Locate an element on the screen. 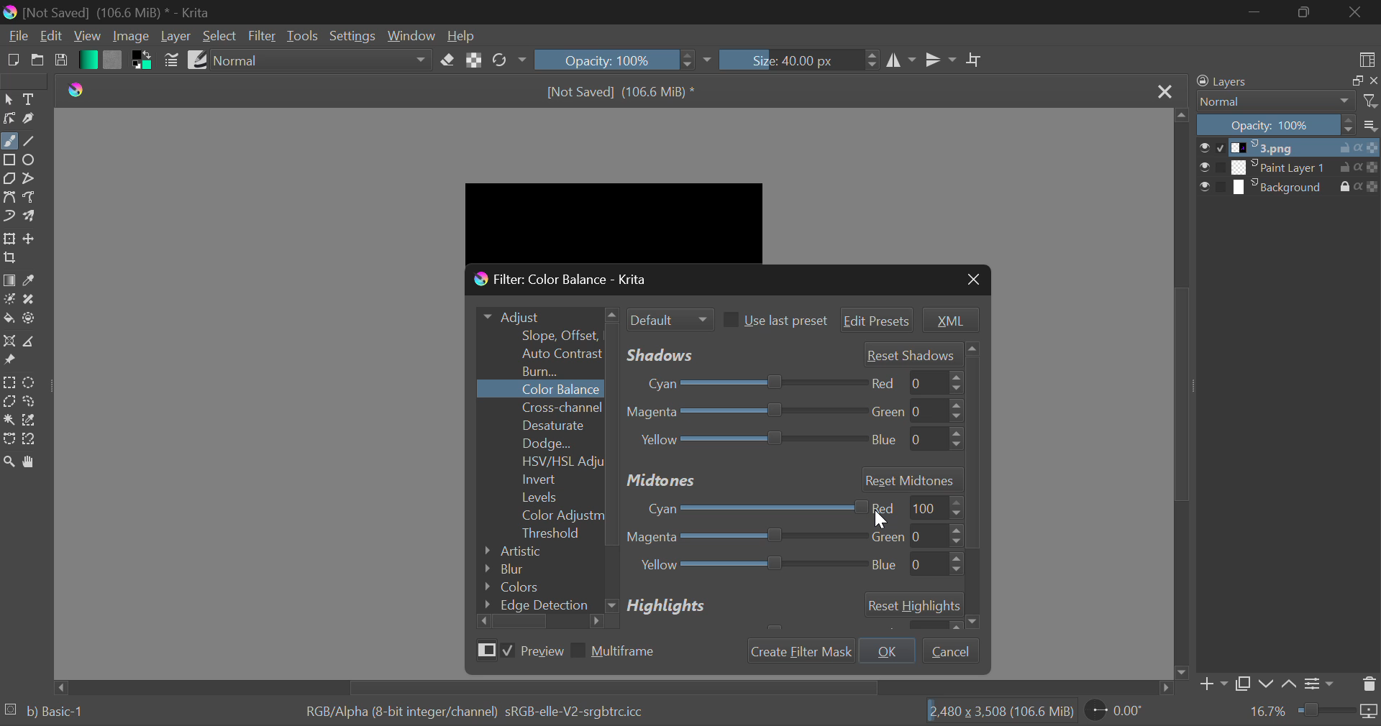  Continuous Selection is located at coordinates (9, 422).